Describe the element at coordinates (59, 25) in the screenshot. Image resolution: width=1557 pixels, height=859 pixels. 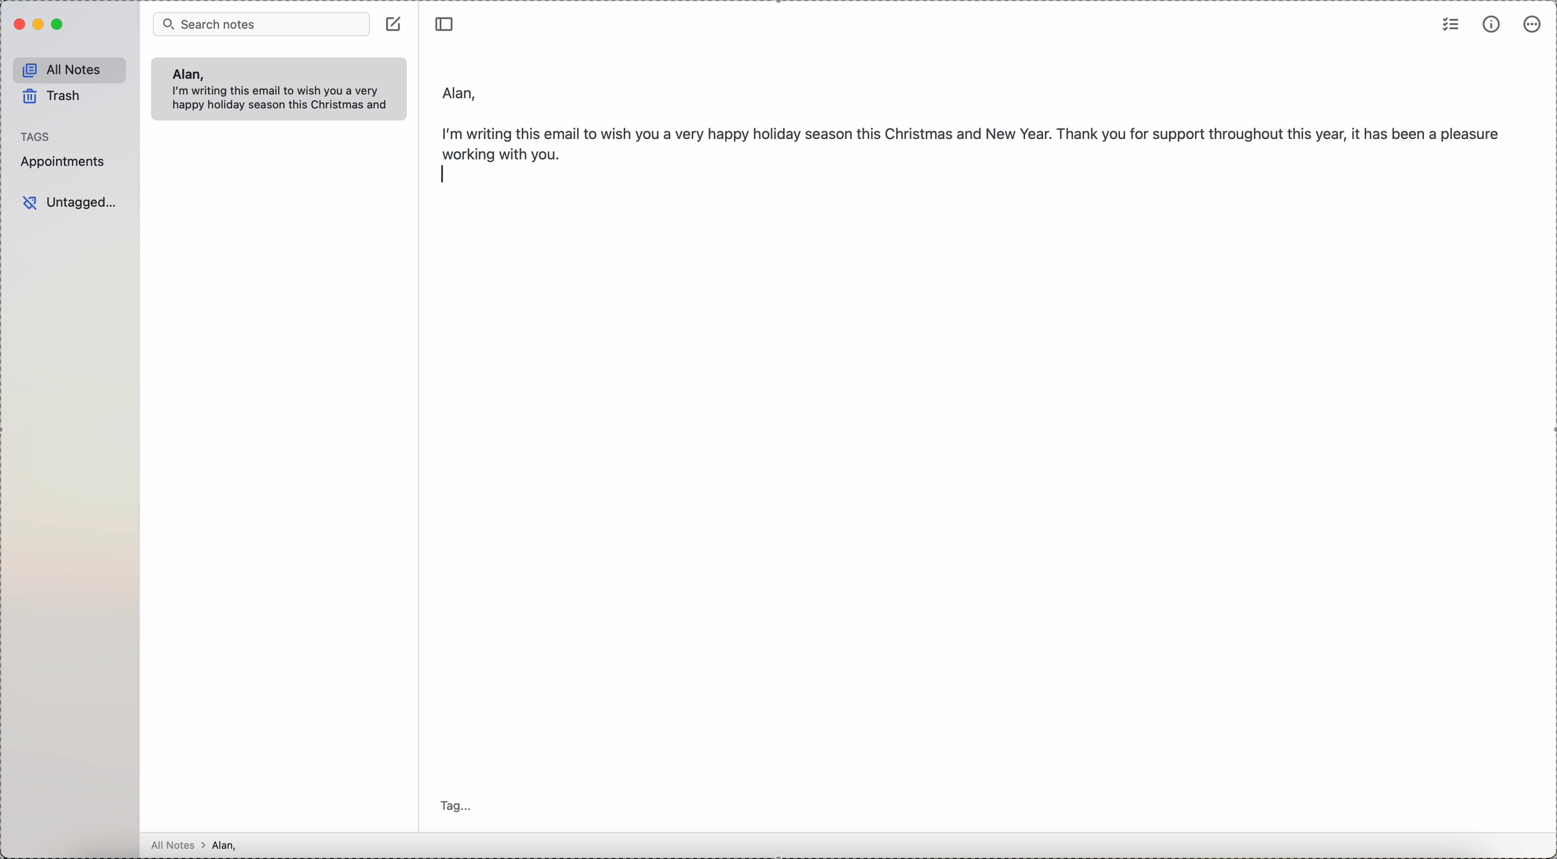
I see `maximize` at that location.